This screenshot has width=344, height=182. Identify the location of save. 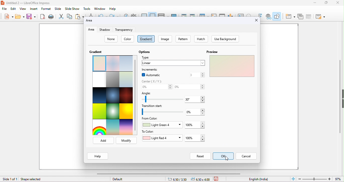
(30, 16).